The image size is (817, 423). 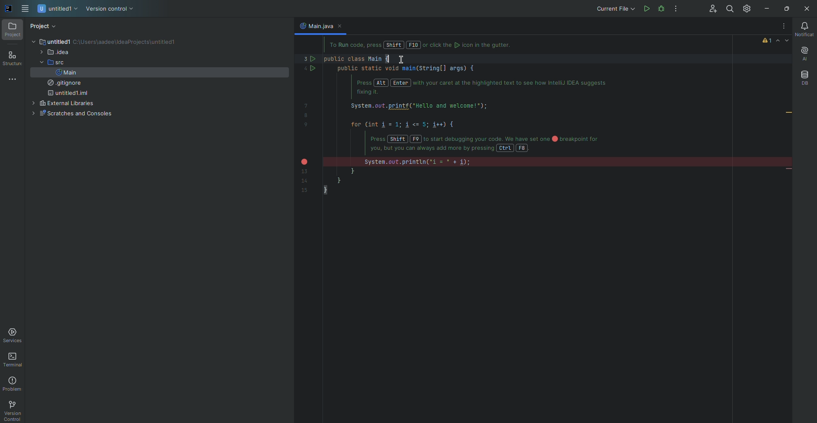 What do you see at coordinates (9, 9) in the screenshot?
I see `IntelliJ` at bounding box center [9, 9].